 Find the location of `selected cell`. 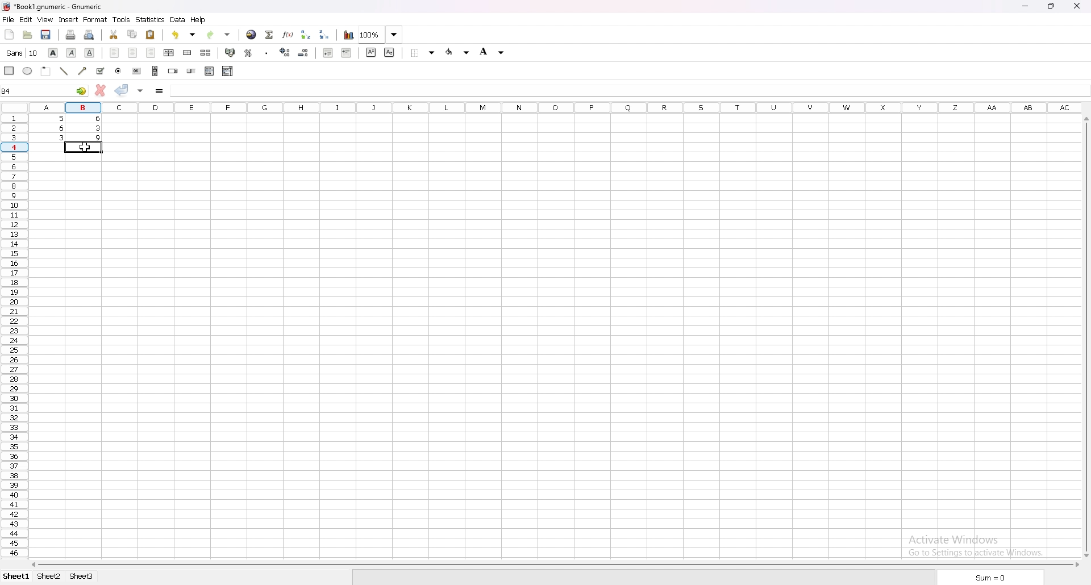

selected cell is located at coordinates (45, 90).